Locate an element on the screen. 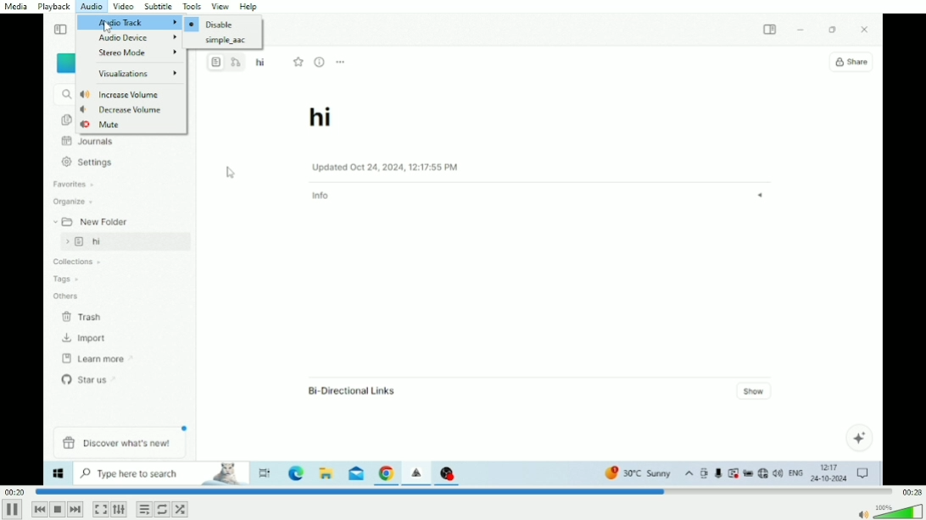 The width and height of the screenshot is (926, 520). Video is located at coordinates (463, 311).